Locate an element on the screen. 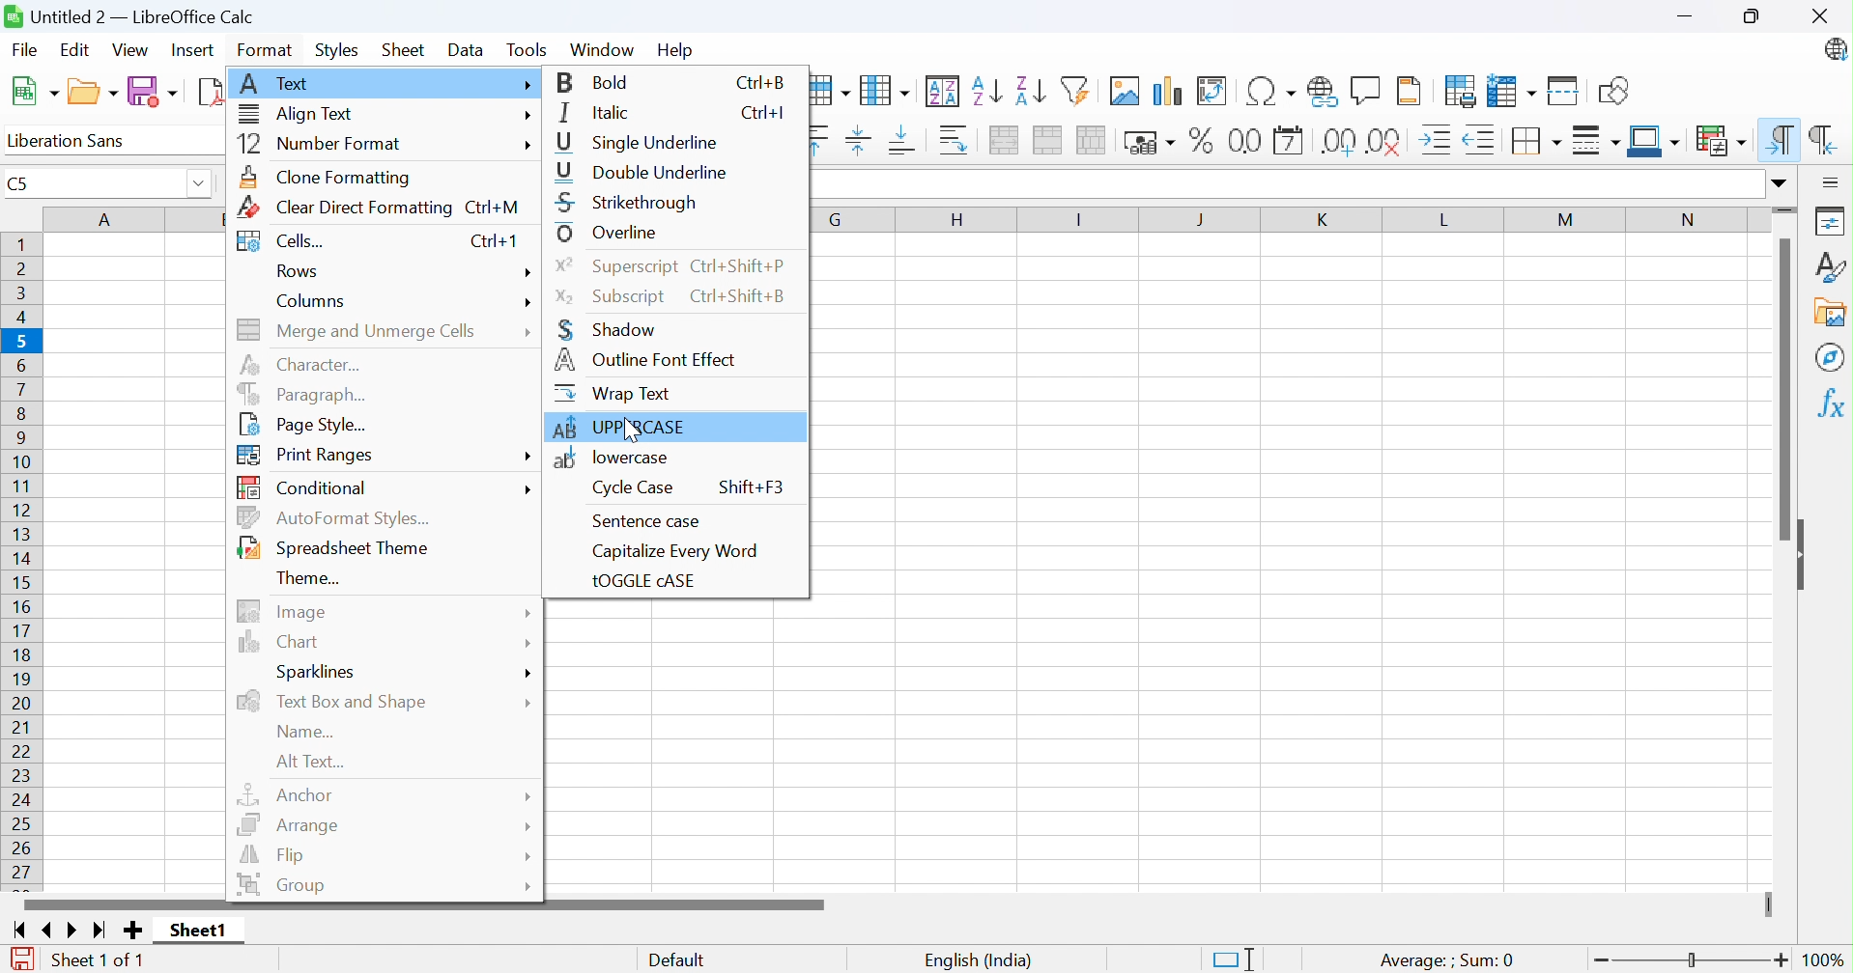  Format as currency is located at coordinates (1151, 144).